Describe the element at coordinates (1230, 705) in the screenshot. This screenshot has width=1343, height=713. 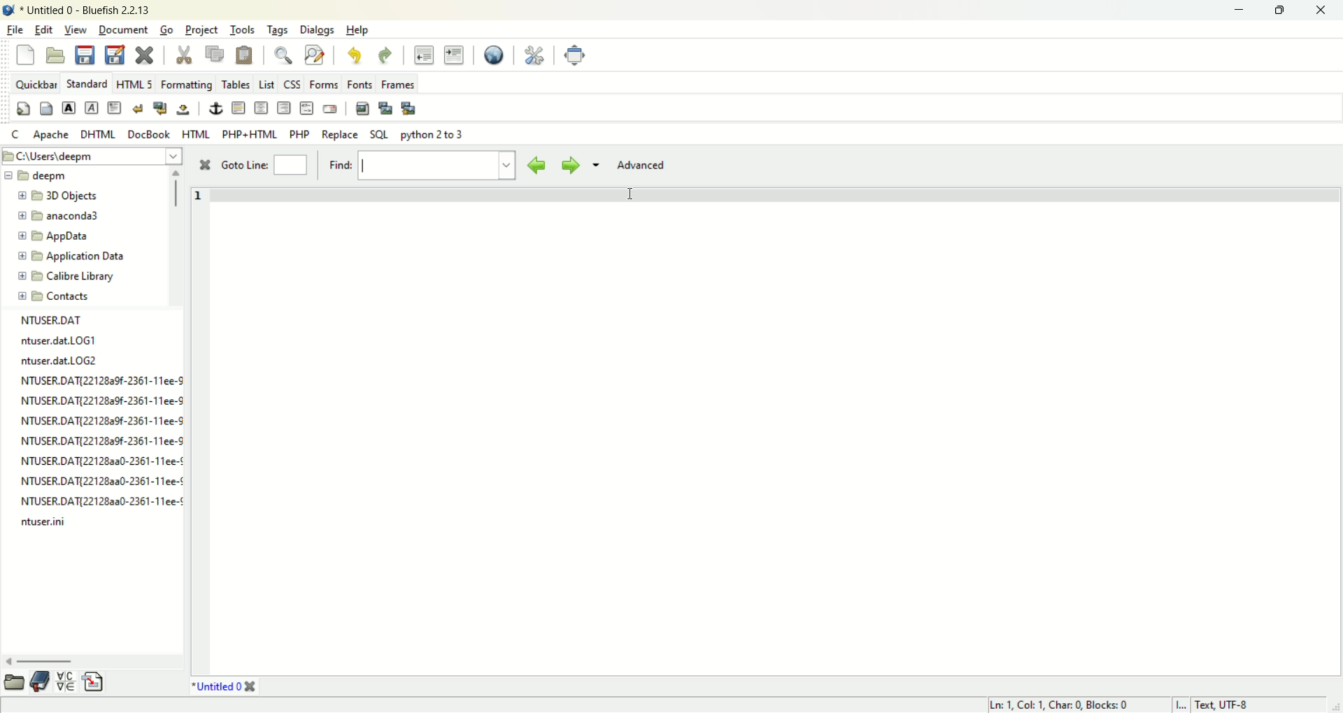
I see `text, UTF-8` at that location.